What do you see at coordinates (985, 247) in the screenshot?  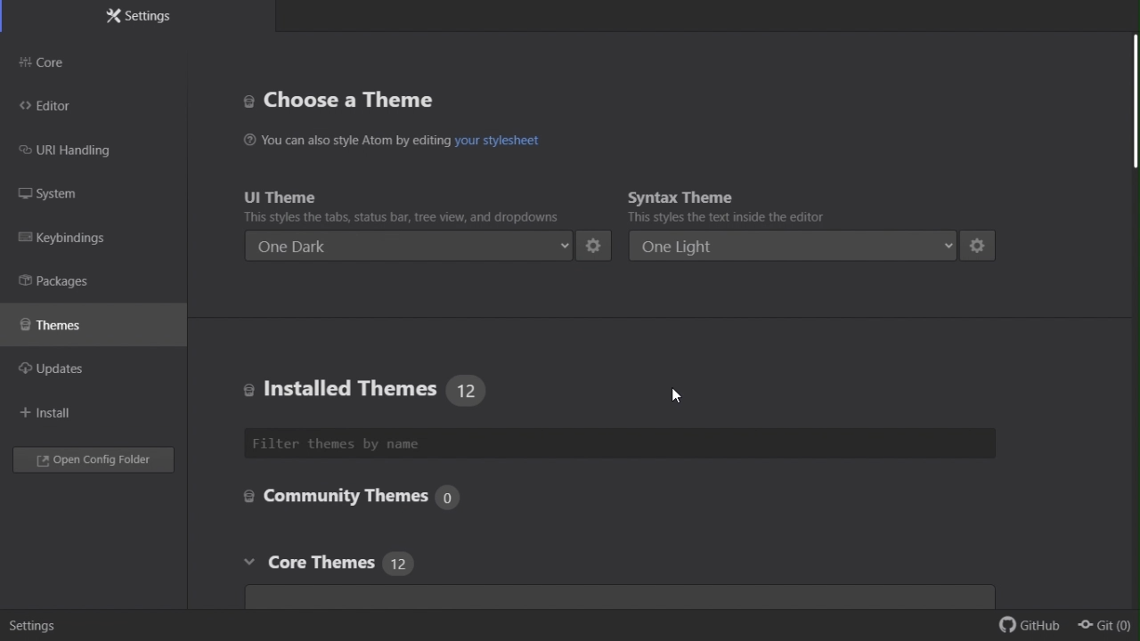 I see `settings` at bounding box center [985, 247].